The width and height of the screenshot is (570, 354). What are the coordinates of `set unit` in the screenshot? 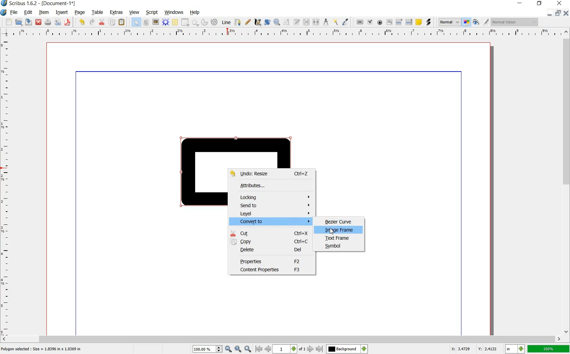 It's located at (514, 349).